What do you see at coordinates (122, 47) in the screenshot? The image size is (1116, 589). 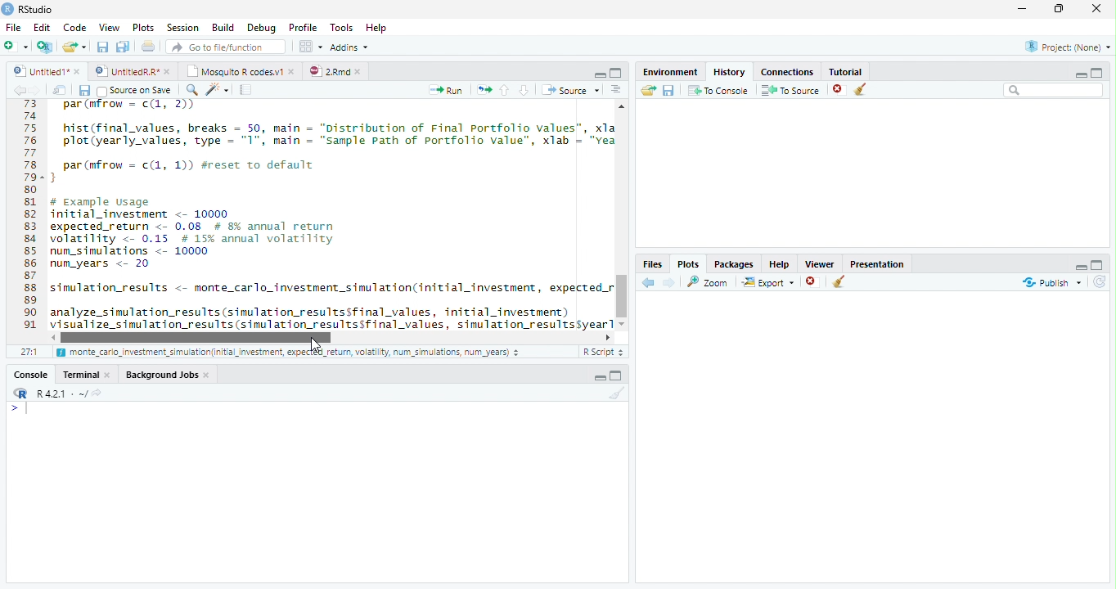 I see `Save all open files` at bounding box center [122, 47].